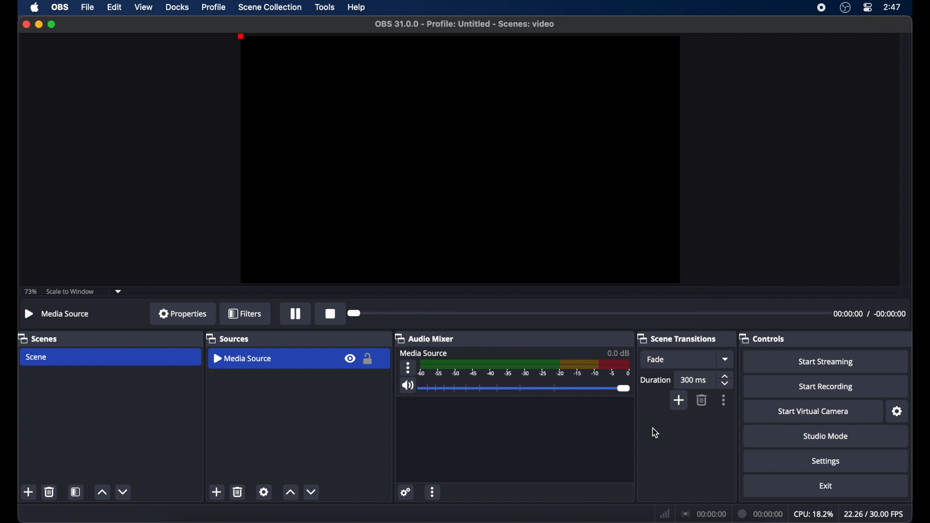 This screenshot has height=523, width=930. Describe the element at coordinates (57, 313) in the screenshot. I see `no source selected` at that location.